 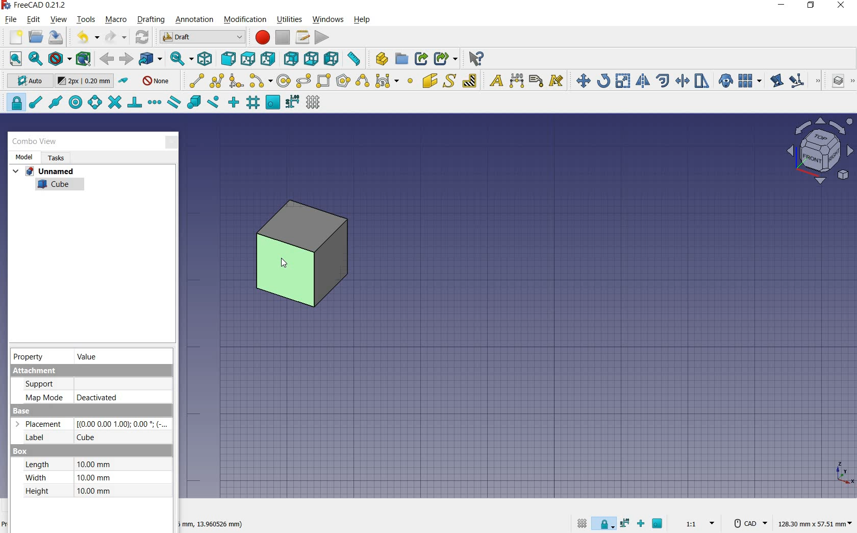 I want to click on drafting, so click(x=151, y=20).